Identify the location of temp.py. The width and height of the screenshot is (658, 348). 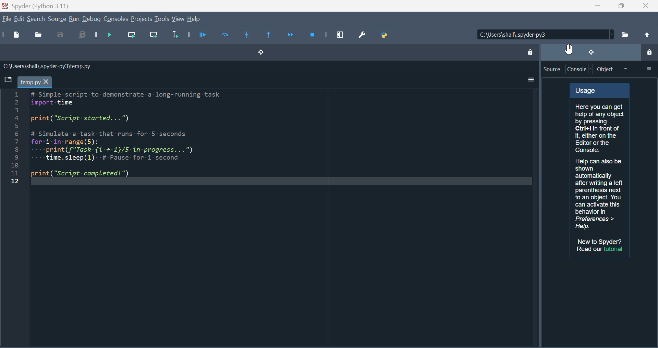
(35, 82).